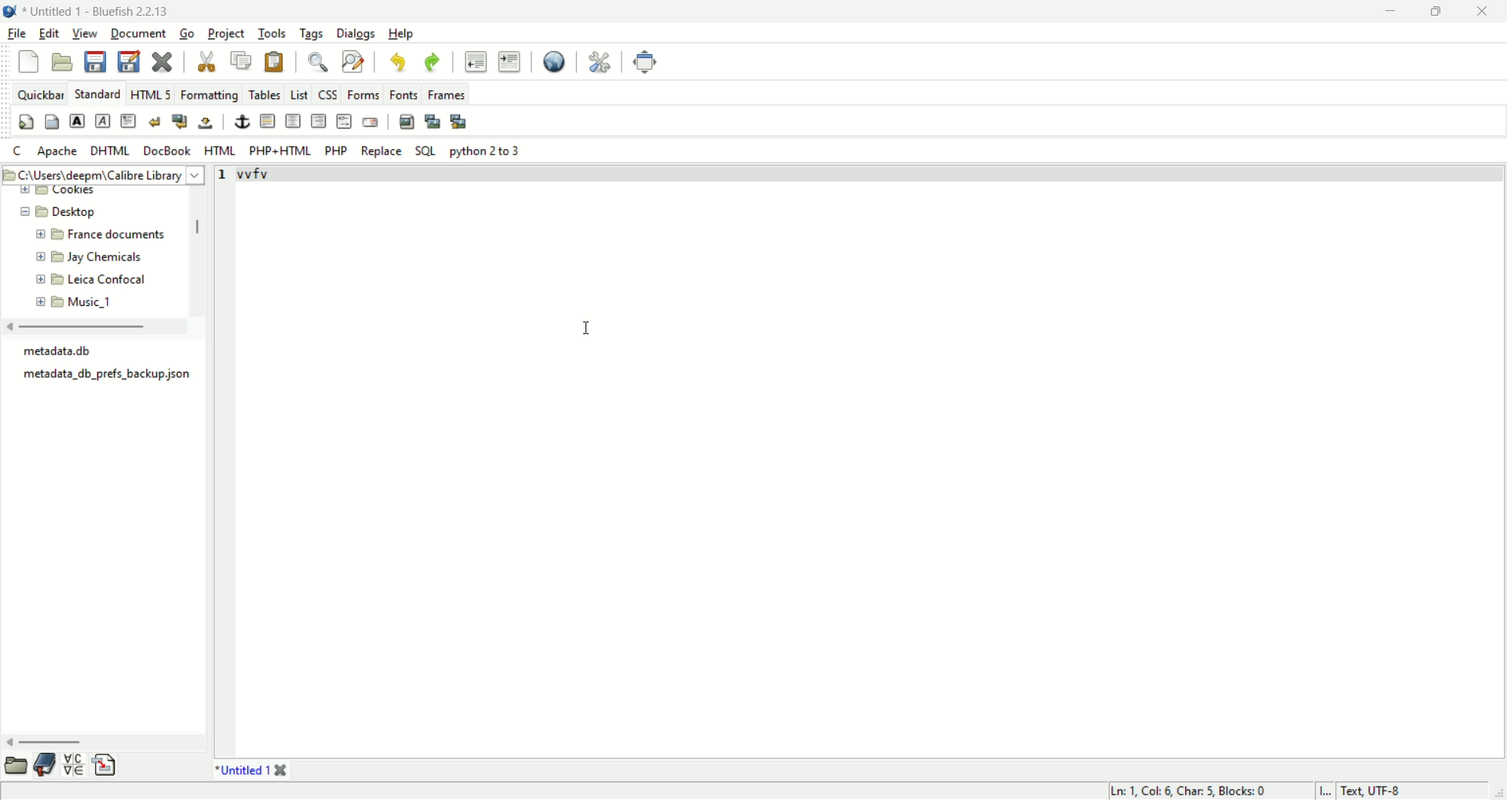  Describe the element at coordinates (403, 34) in the screenshot. I see `help` at that location.